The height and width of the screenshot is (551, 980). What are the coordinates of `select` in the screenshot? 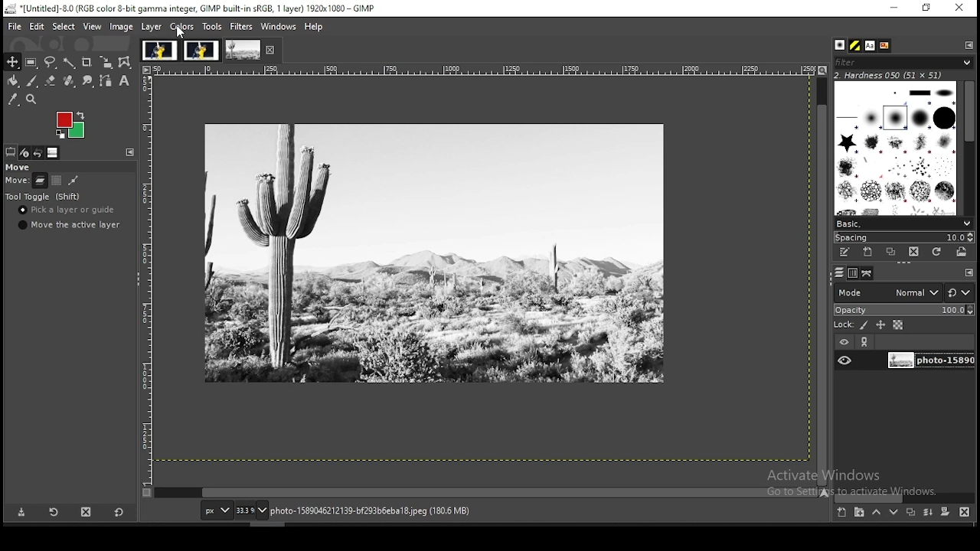 It's located at (64, 27).